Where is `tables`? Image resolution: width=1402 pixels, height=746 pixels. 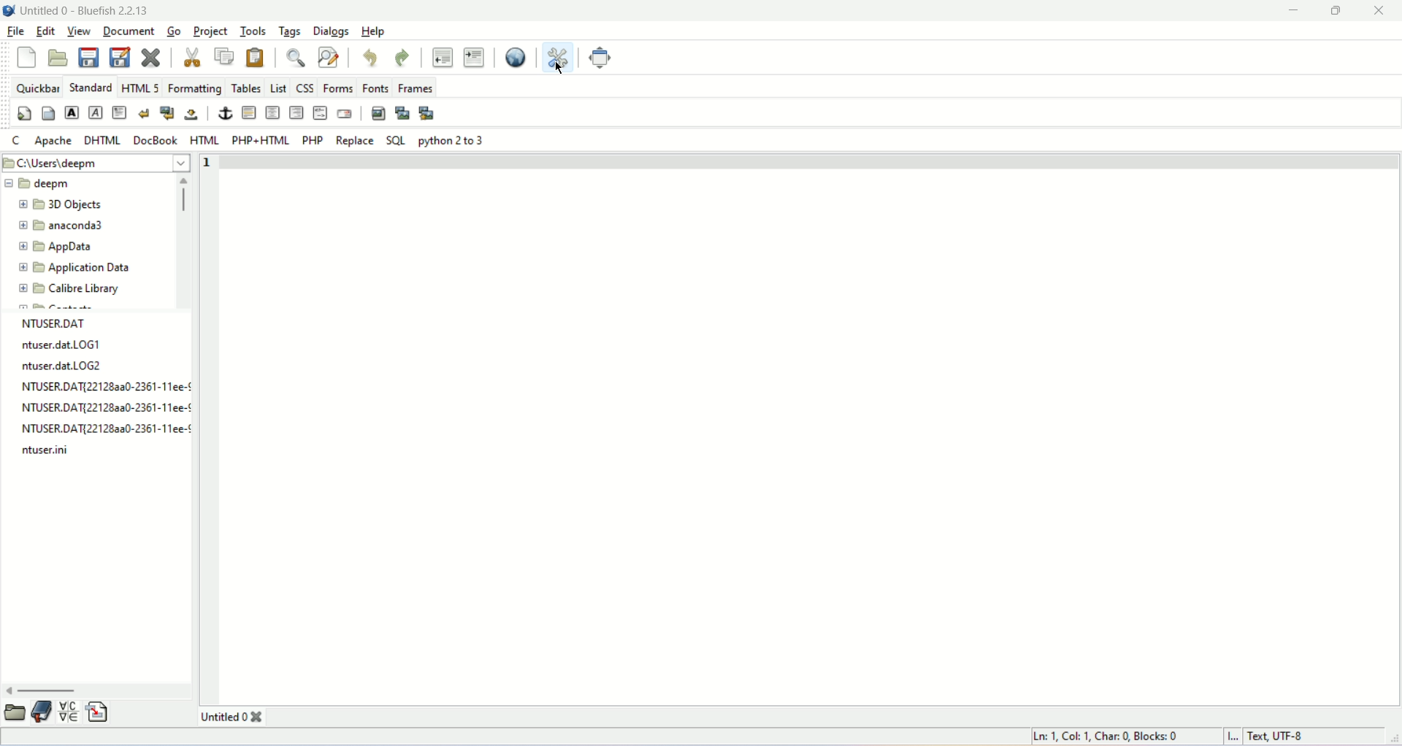
tables is located at coordinates (245, 87).